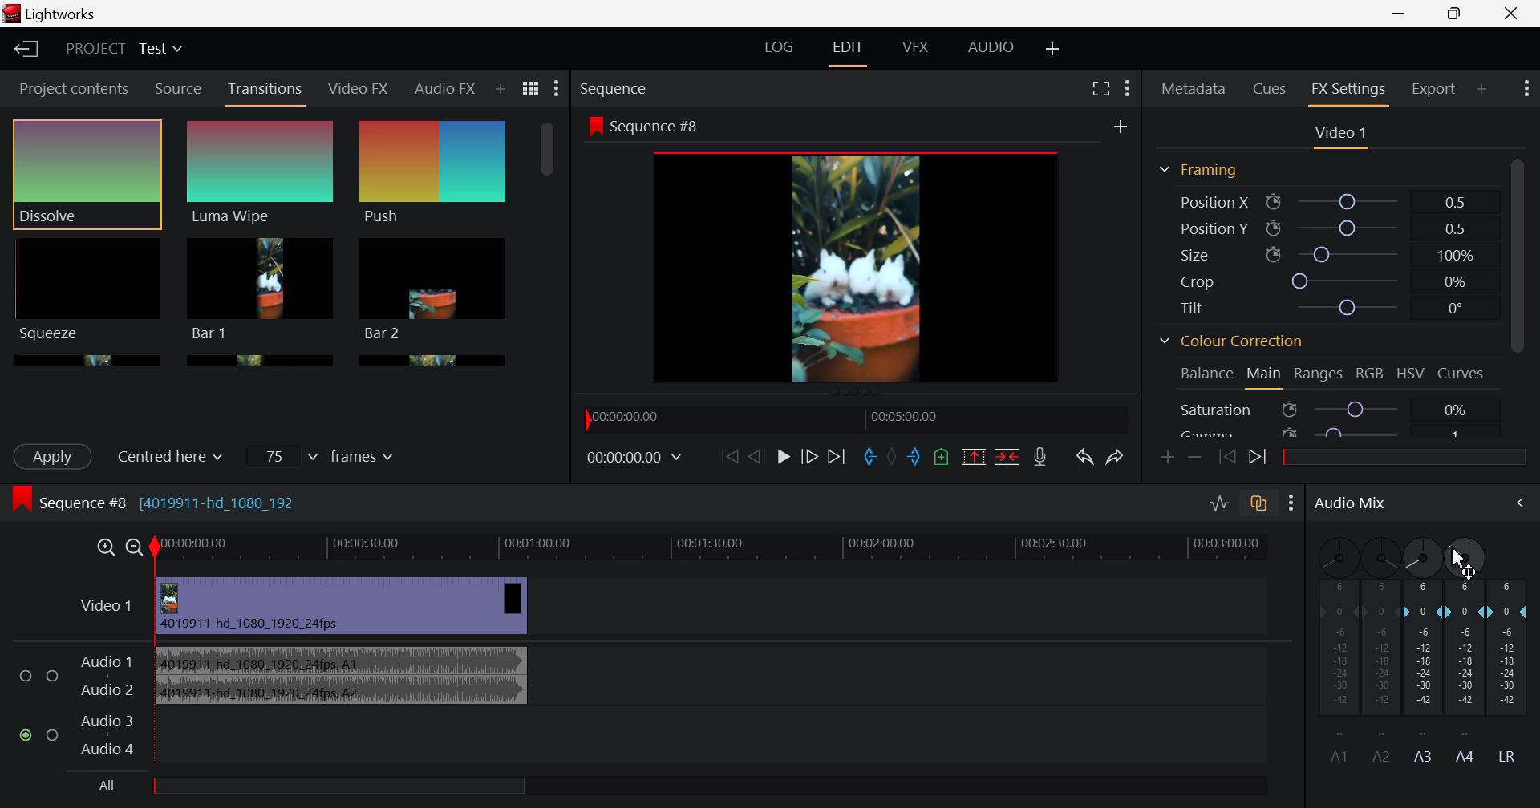  Describe the element at coordinates (433, 289) in the screenshot. I see `Bar 1` at that location.